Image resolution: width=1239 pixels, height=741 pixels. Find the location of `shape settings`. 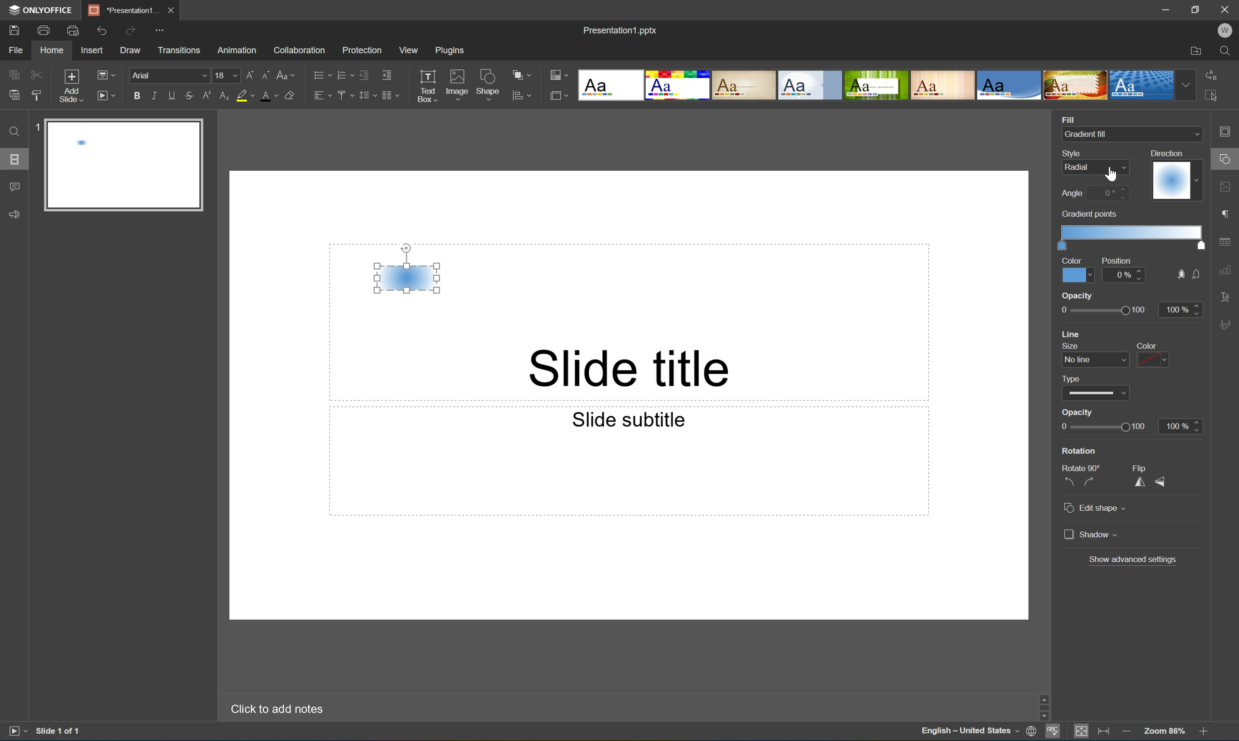

shape settings is located at coordinates (1227, 160).